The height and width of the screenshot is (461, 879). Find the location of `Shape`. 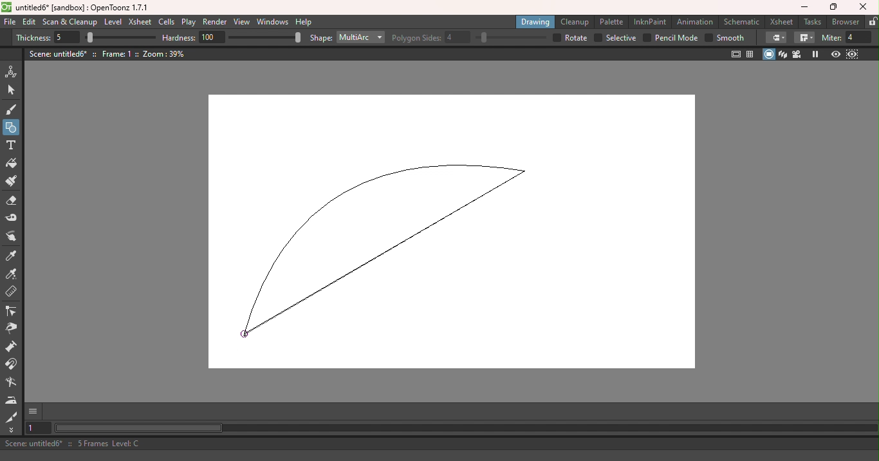

Shape is located at coordinates (320, 39).